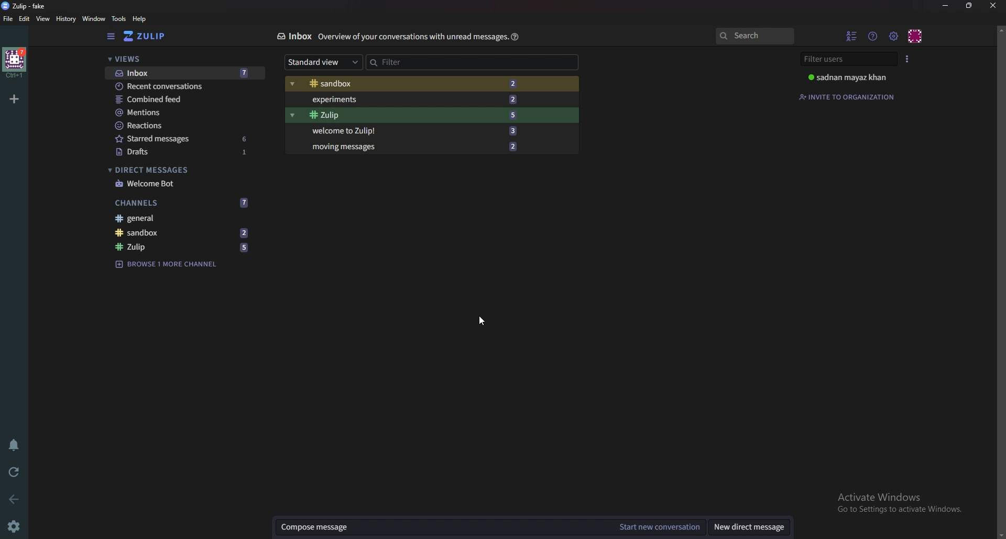  What do you see at coordinates (67, 19) in the screenshot?
I see `History` at bounding box center [67, 19].